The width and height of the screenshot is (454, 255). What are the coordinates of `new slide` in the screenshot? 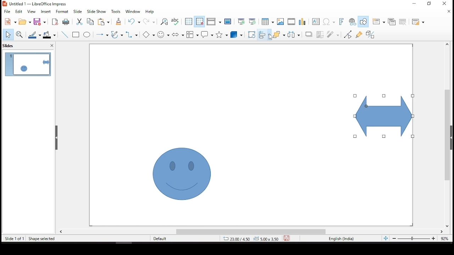 It's located at (378, 22).